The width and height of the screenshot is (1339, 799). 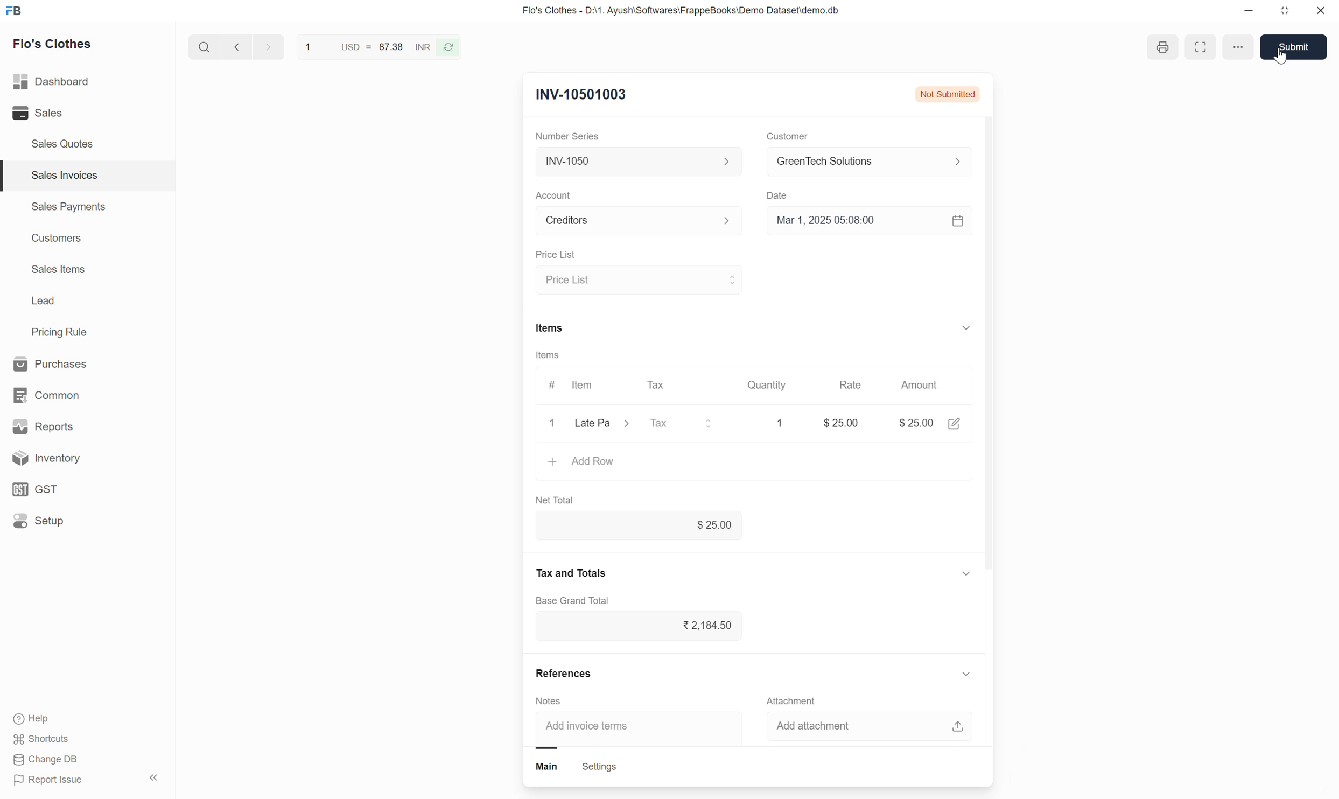 I want to click on net total input box, so click(x=742, y=524).